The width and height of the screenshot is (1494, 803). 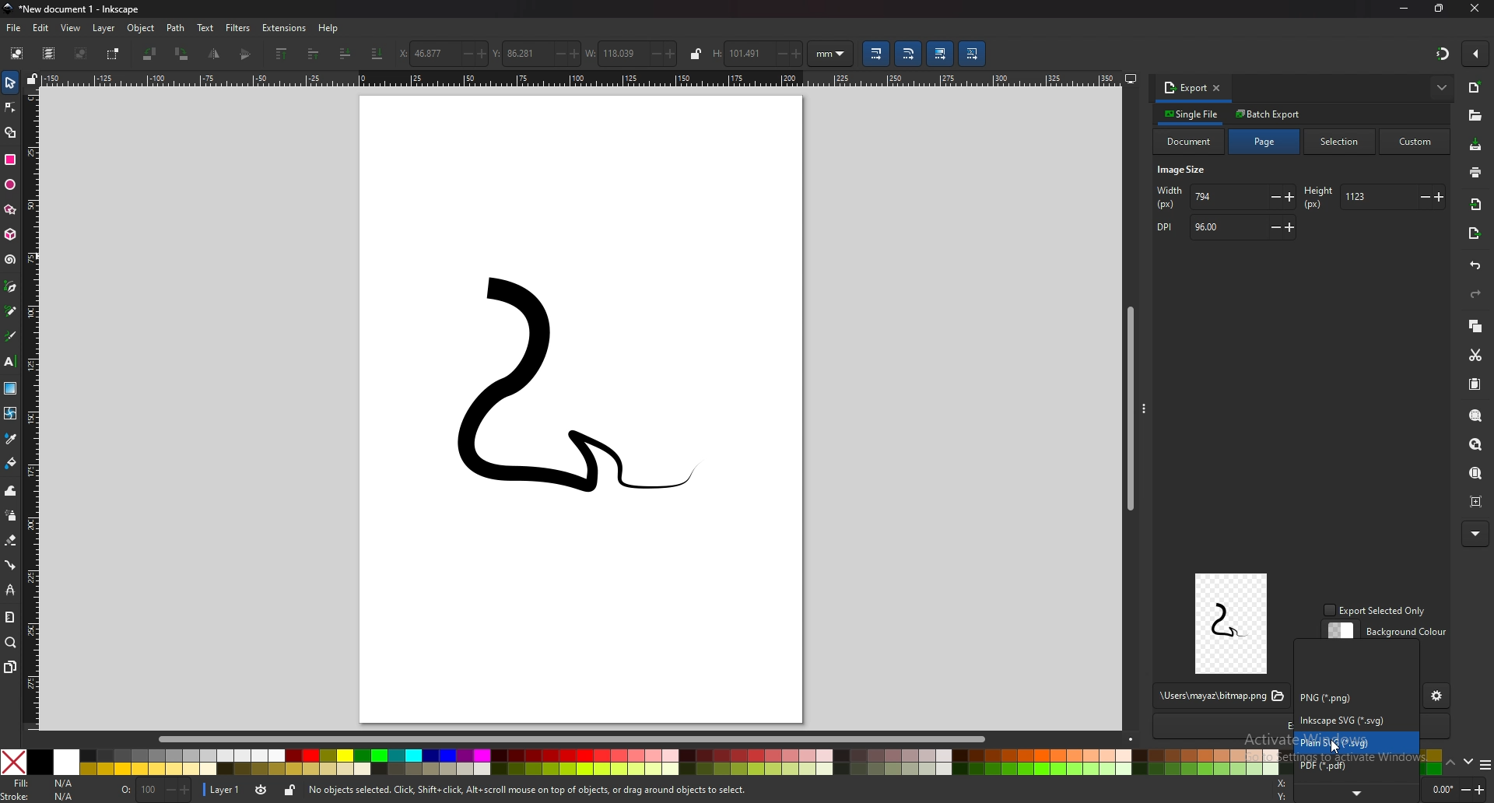 What do you see at coordinates (1387, 632) in the screenshot?
I see `background color` at bounding box center [1387, 632].